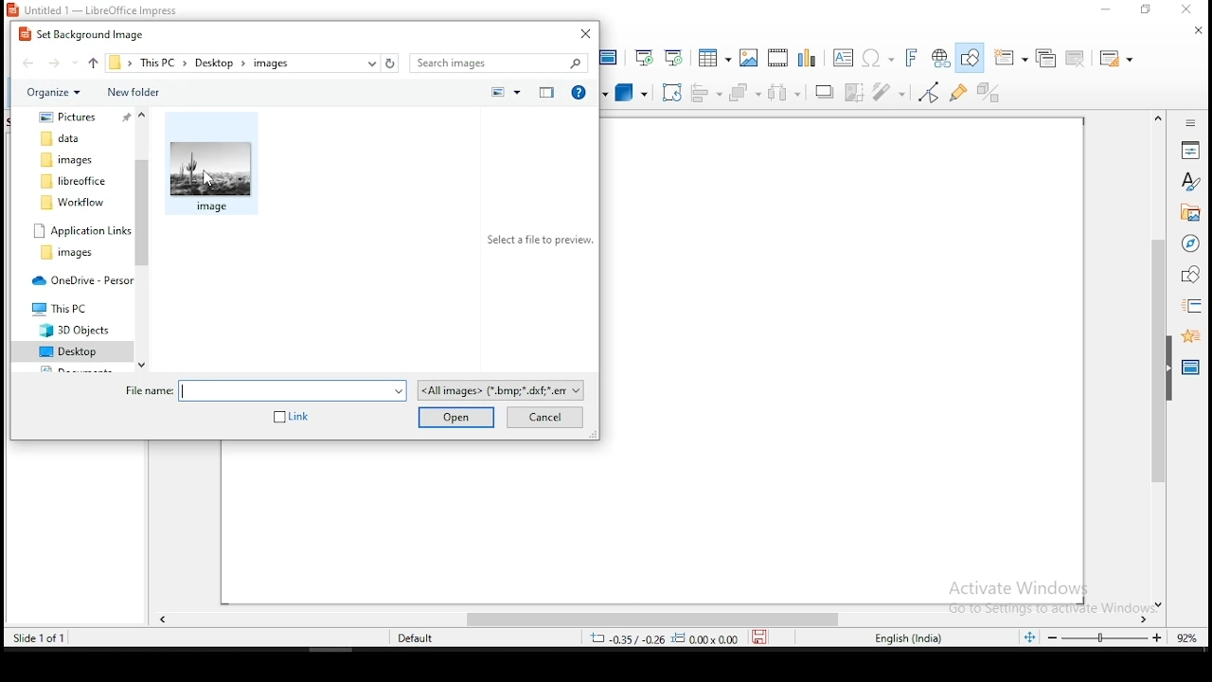 This screenshot has width=1212, height=682. What do you see at coordinates (101, 10) in the screenshot?
I see `icon and filename` at bounding box center [101, 10].